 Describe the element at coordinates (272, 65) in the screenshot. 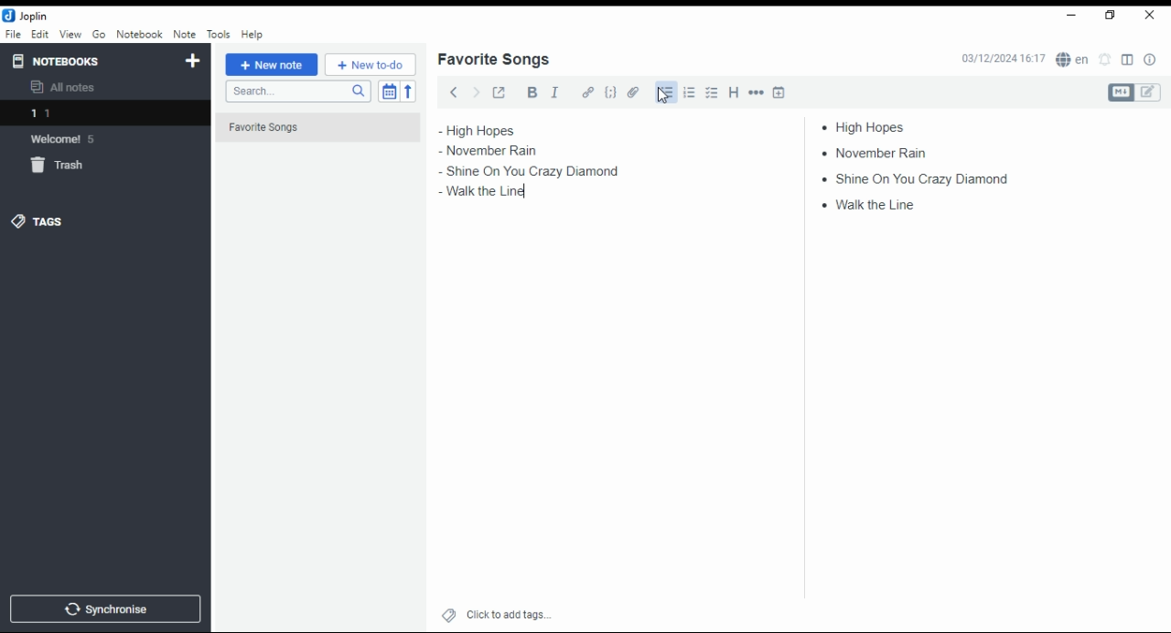

I see `new note` at that location.